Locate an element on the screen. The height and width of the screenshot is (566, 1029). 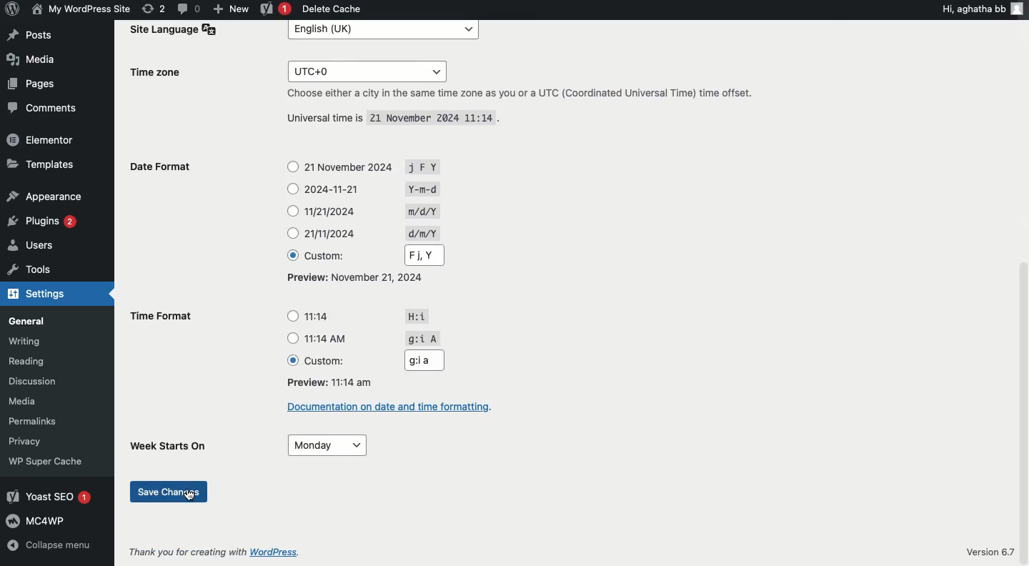
Date format is located at coordinates (166, 170).